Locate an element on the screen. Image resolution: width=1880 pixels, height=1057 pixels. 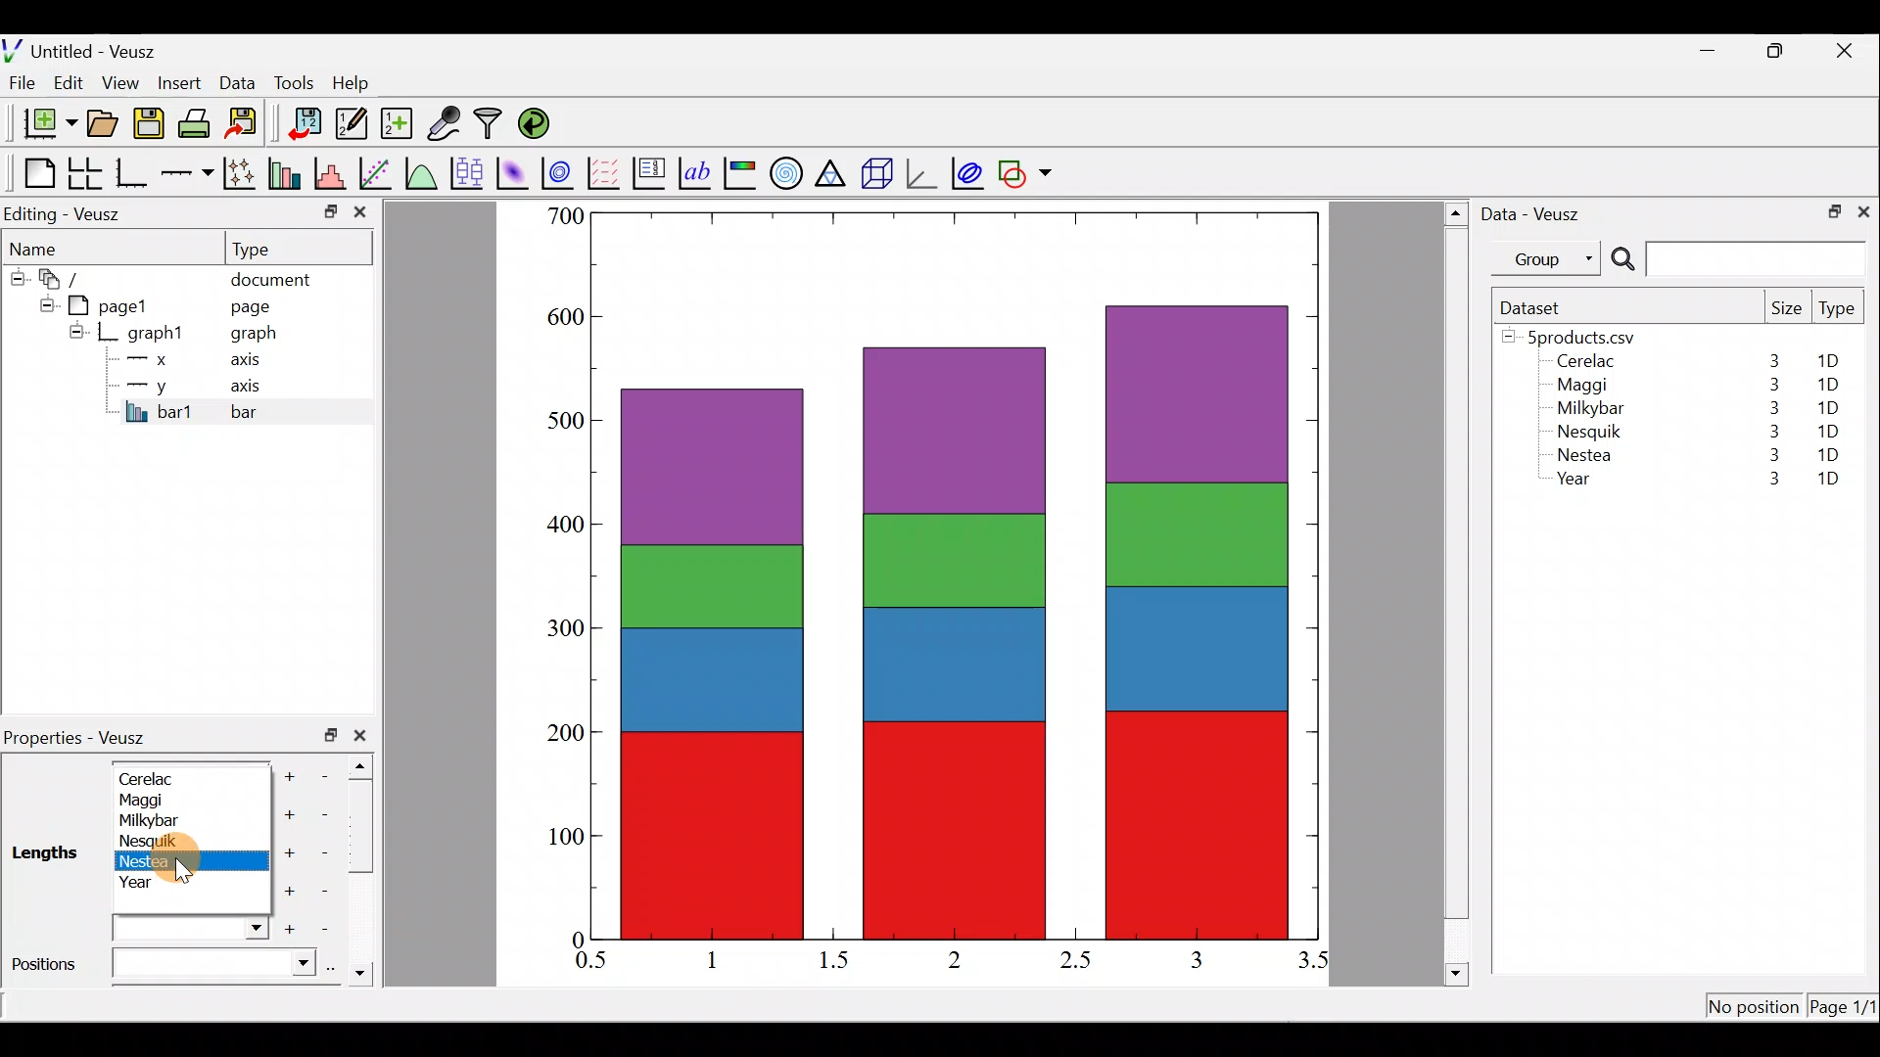
Tools is located at coordinates (293, 81).